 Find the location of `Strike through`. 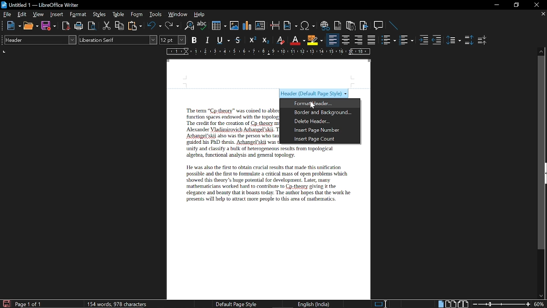

Strike through is located at coordinates (238, 40).